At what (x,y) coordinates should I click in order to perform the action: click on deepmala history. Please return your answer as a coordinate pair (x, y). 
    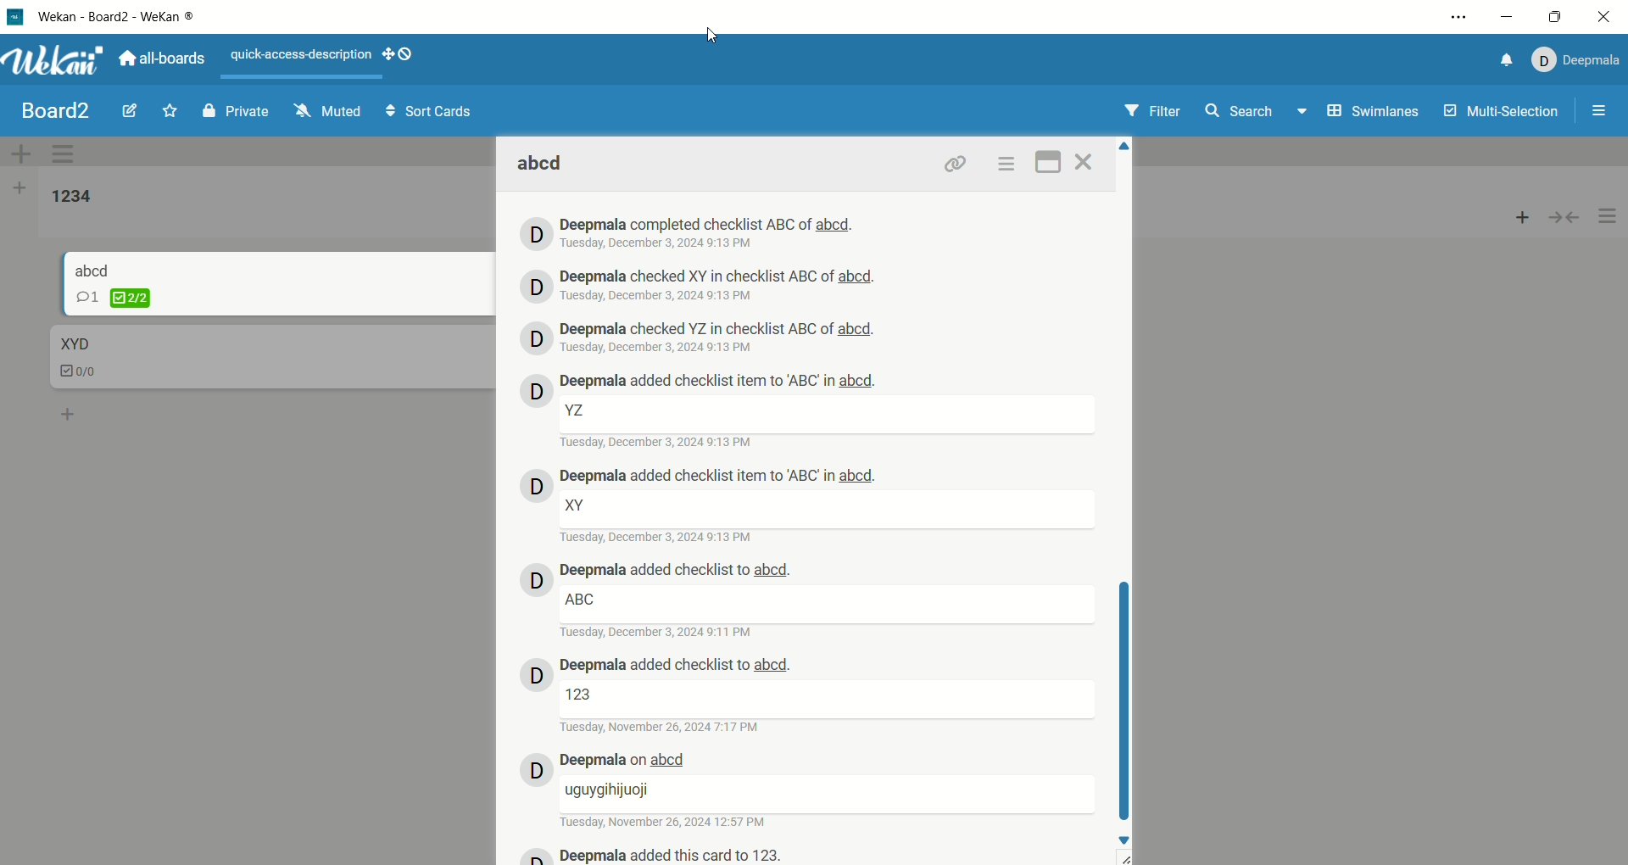
    Looking at the image, I should click on (720, 382).